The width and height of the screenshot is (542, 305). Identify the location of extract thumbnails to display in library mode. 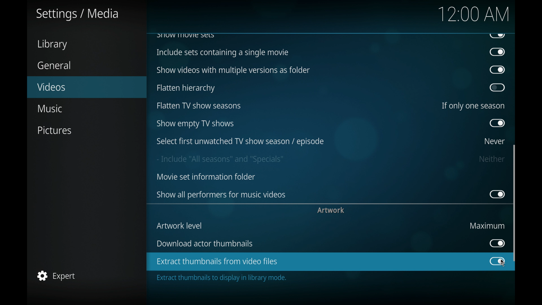
(222, 278).